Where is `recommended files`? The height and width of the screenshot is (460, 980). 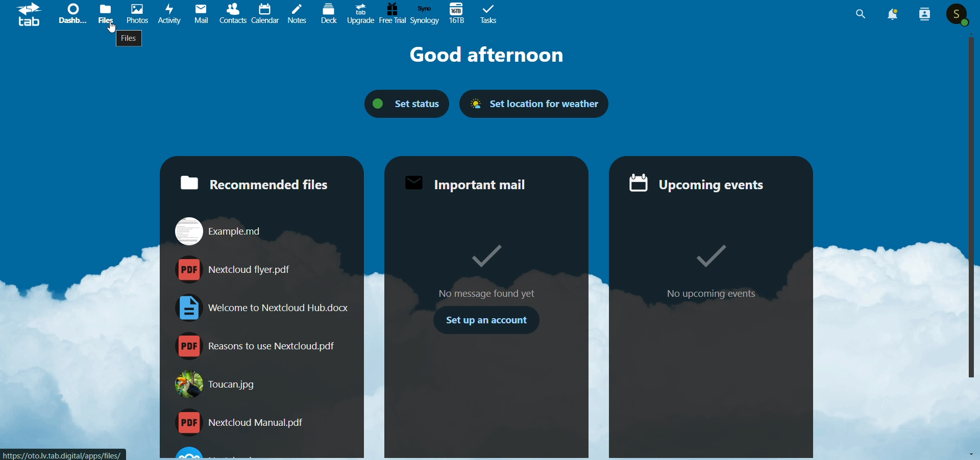 recommended files is located at coordinates (252, 181).